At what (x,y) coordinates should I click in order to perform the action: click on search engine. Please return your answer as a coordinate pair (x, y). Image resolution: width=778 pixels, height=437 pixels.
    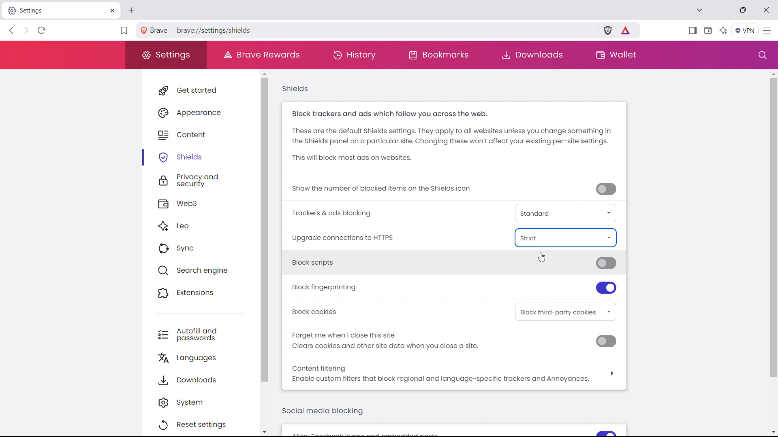
    Looking at the image, I should click on (205, 269).